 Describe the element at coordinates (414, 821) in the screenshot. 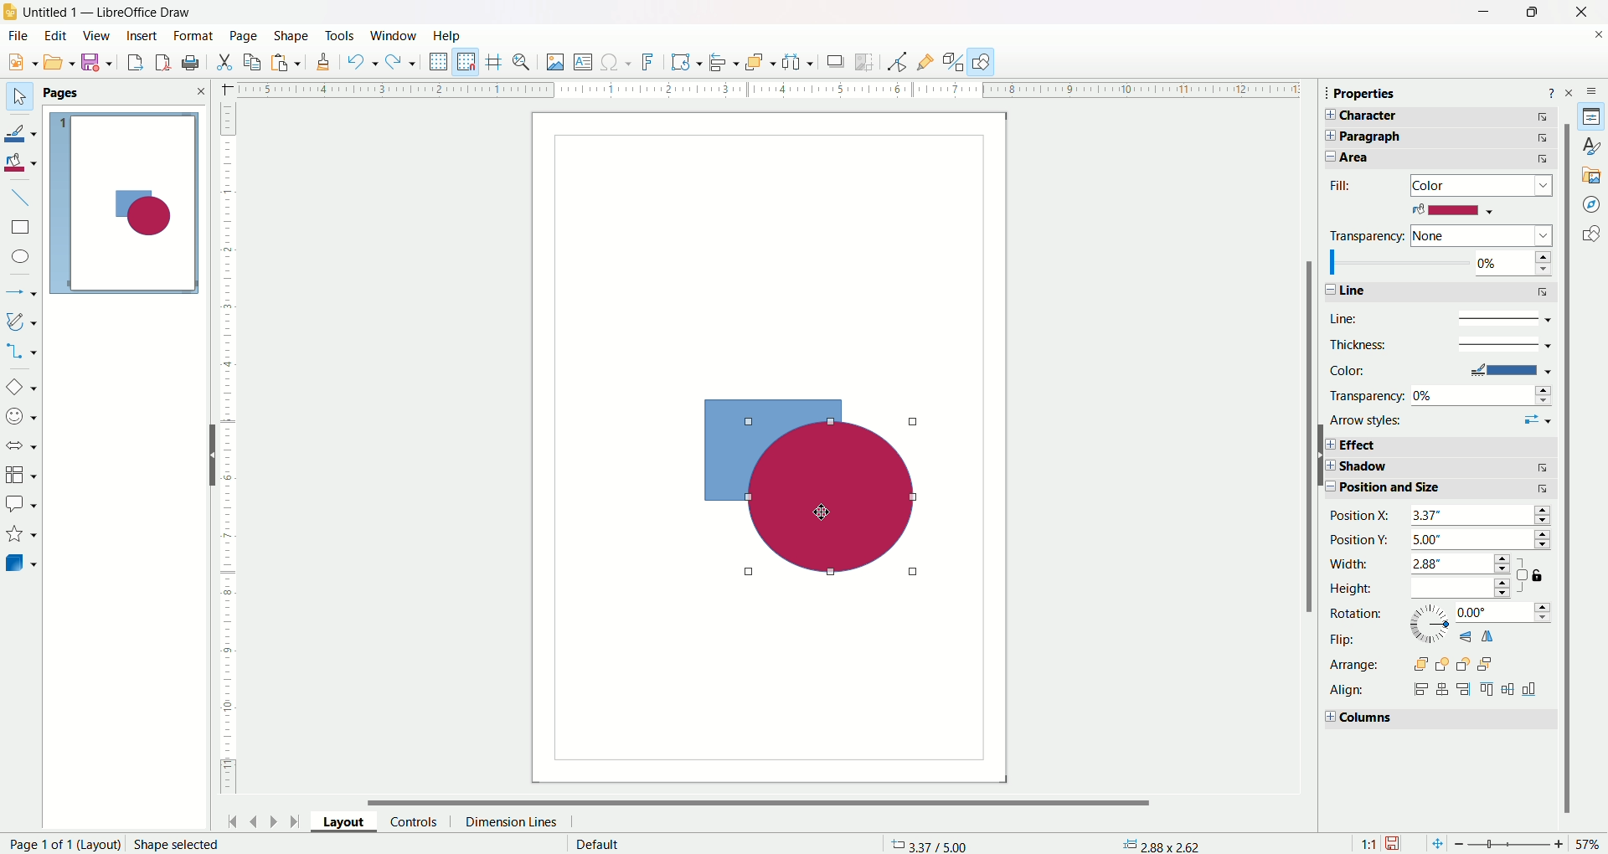

I see `controls` at that location.